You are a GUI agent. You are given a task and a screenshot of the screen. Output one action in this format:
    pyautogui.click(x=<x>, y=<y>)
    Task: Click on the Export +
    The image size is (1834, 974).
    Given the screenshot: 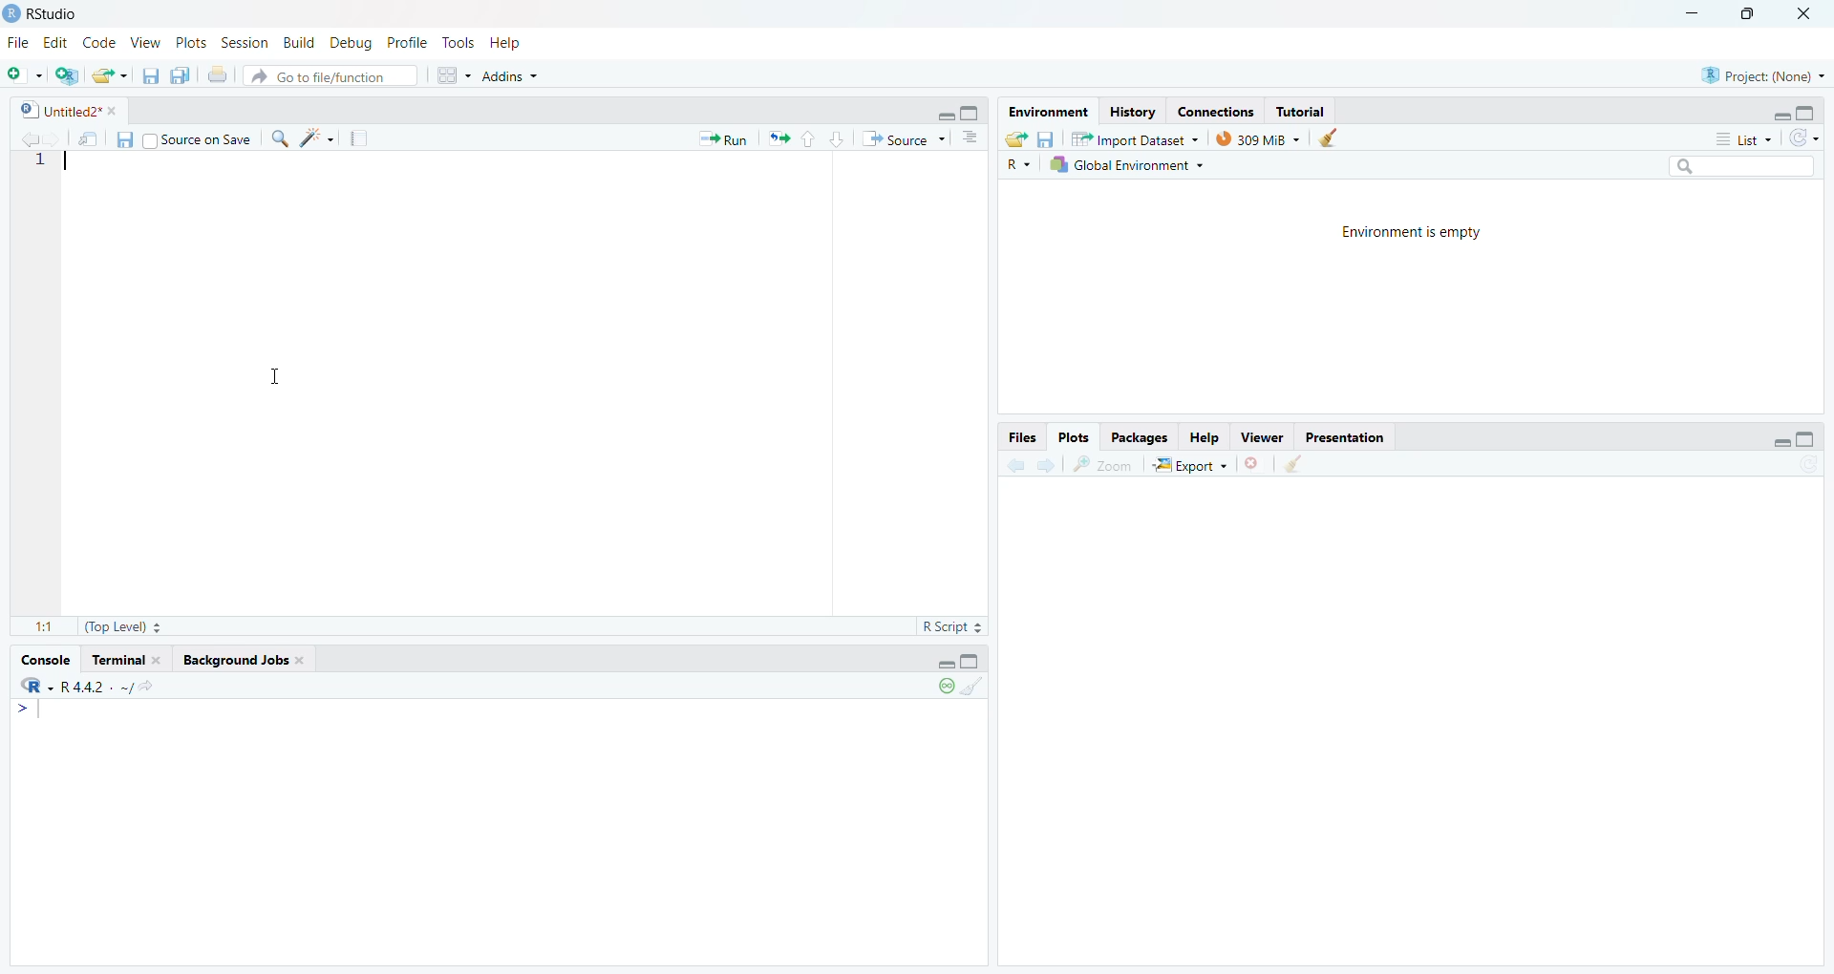 What is the action you would take?
    pyautogui.click(x=1188, y=465)
    